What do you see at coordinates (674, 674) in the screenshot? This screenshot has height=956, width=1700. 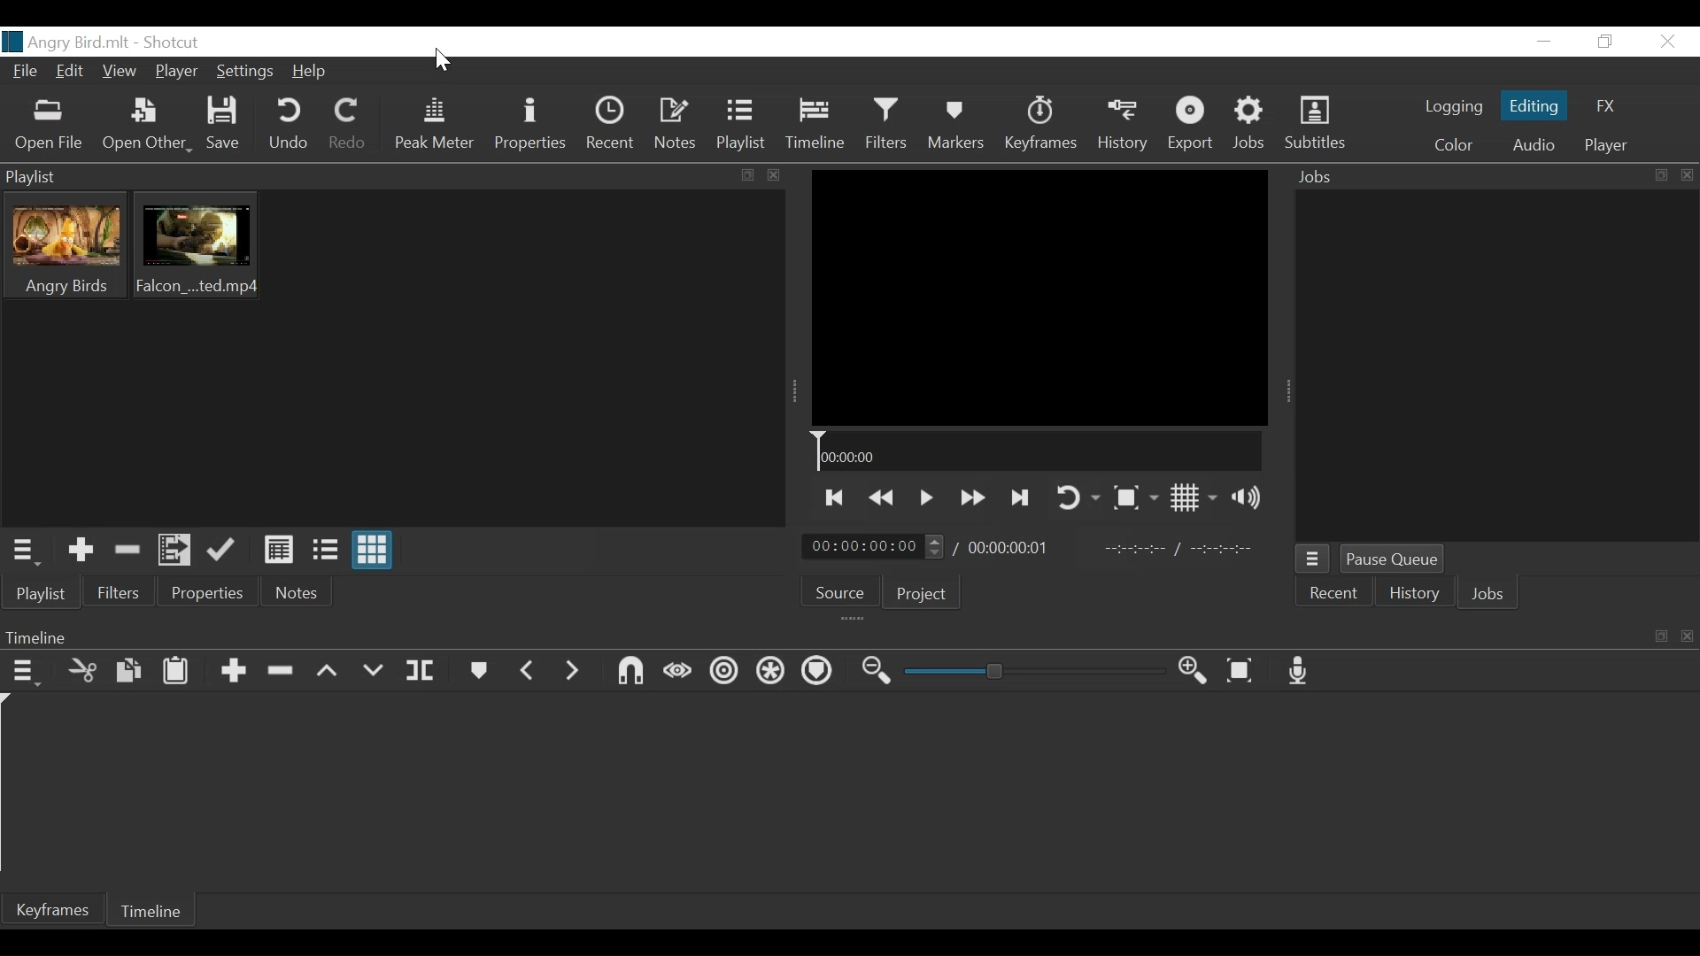 I see `Scrub while dragging` at bounding box center [674, 674].